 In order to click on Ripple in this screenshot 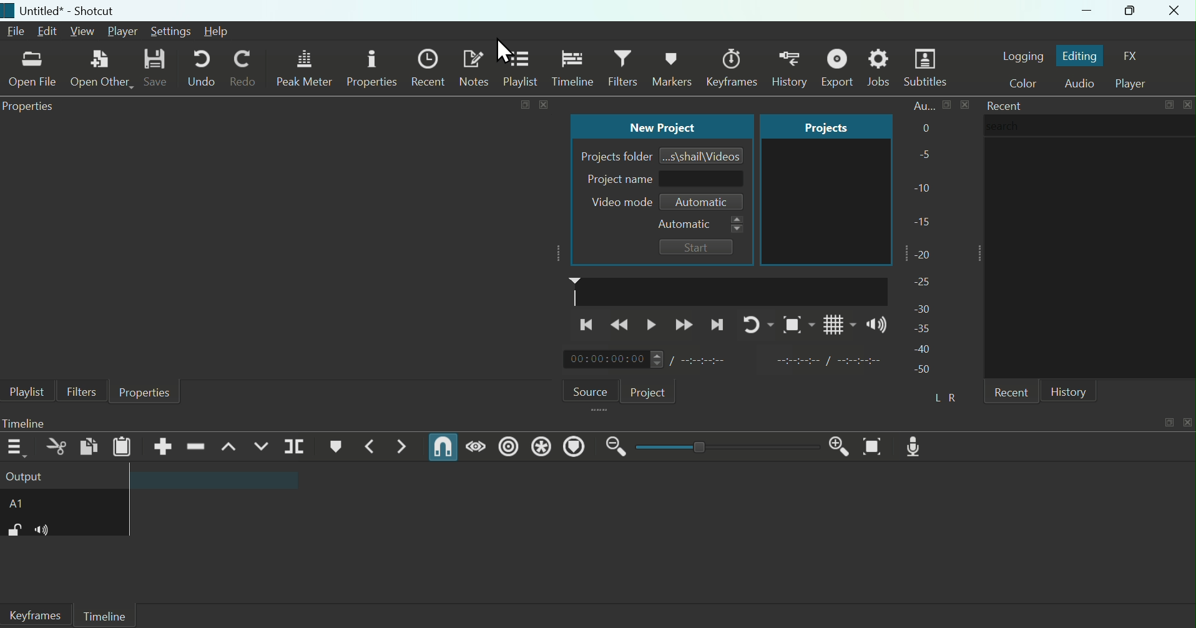, I will do `click(508, 448)`.